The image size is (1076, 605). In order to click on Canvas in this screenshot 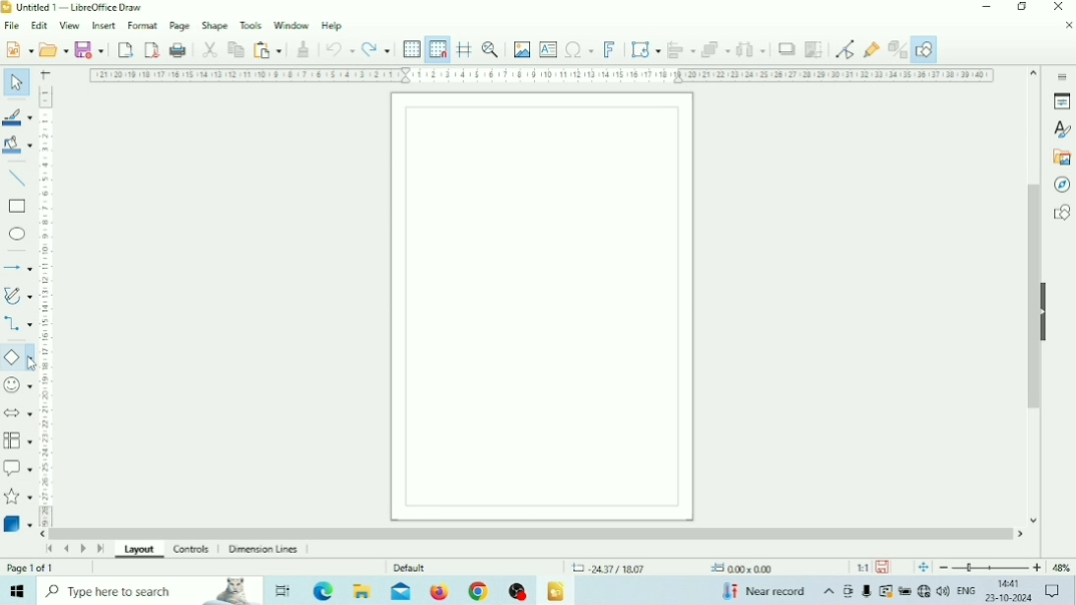, I will do `click(543, 306)`.